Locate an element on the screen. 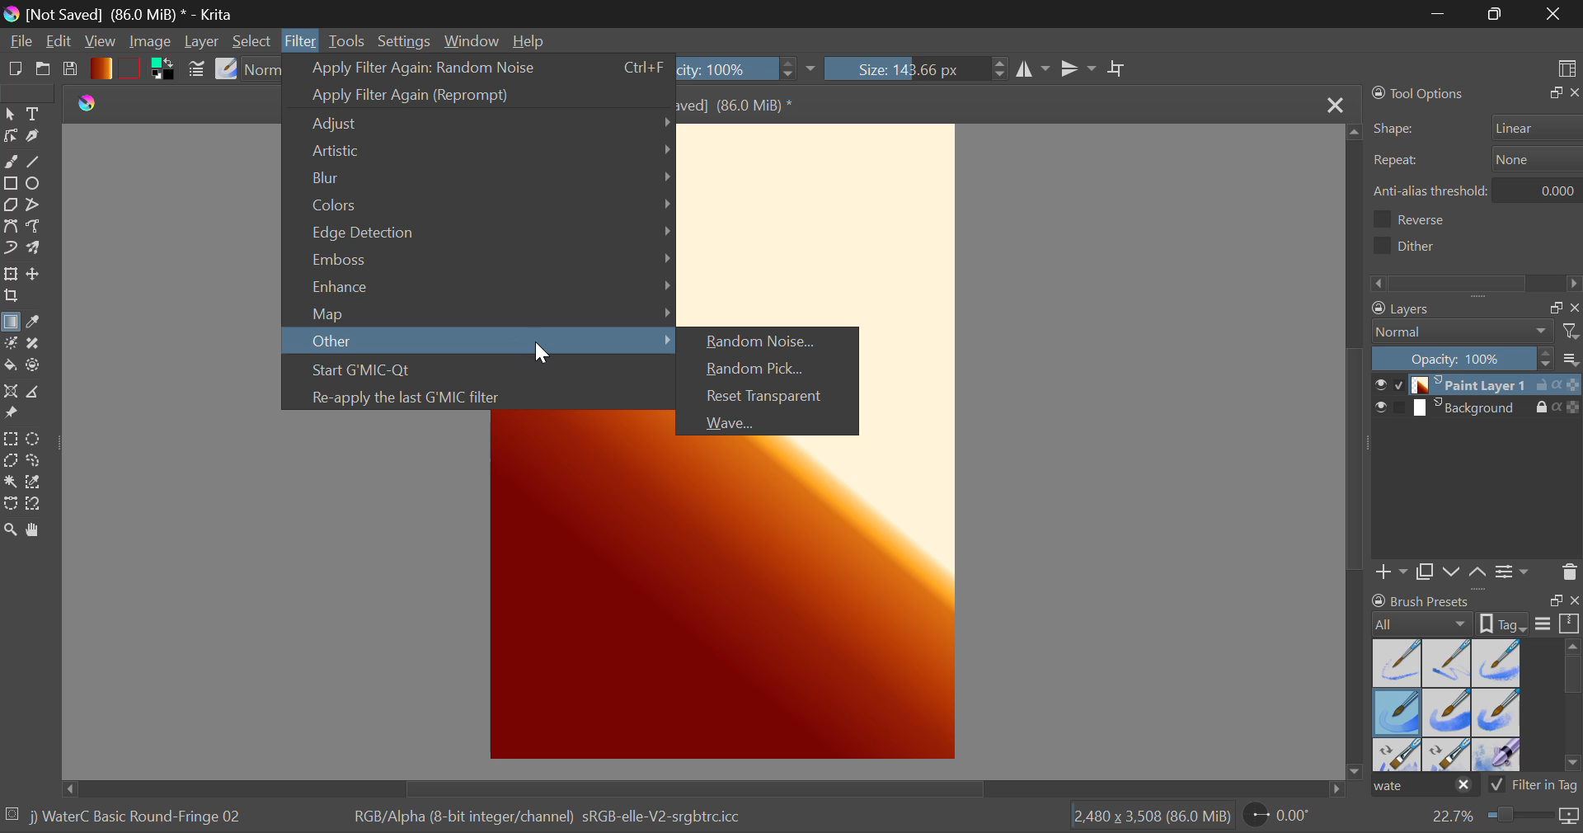 This screenshot has height=833, width=1583. Shape selector is located at coordinates (1538, 127).